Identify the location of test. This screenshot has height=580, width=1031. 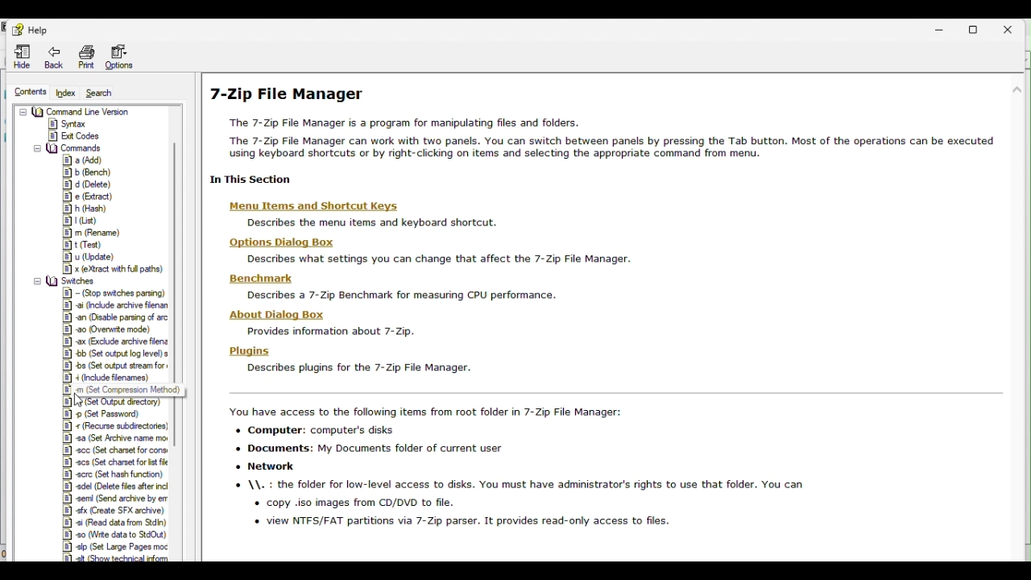
(87, 245).